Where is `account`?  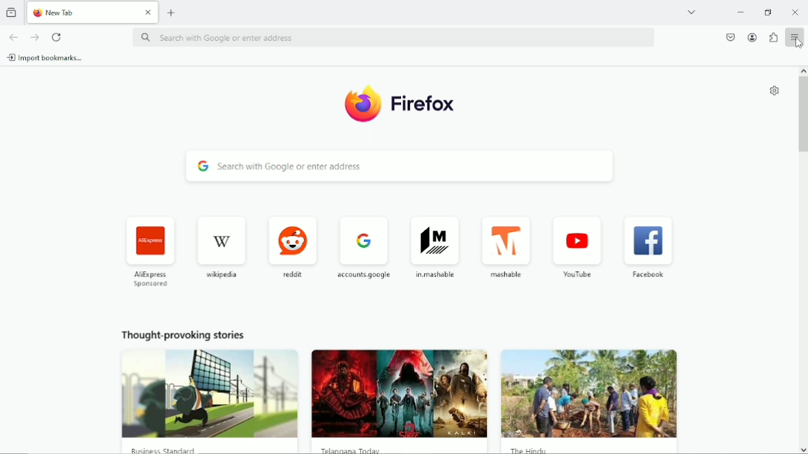
account is located at coordinates (753, 37).